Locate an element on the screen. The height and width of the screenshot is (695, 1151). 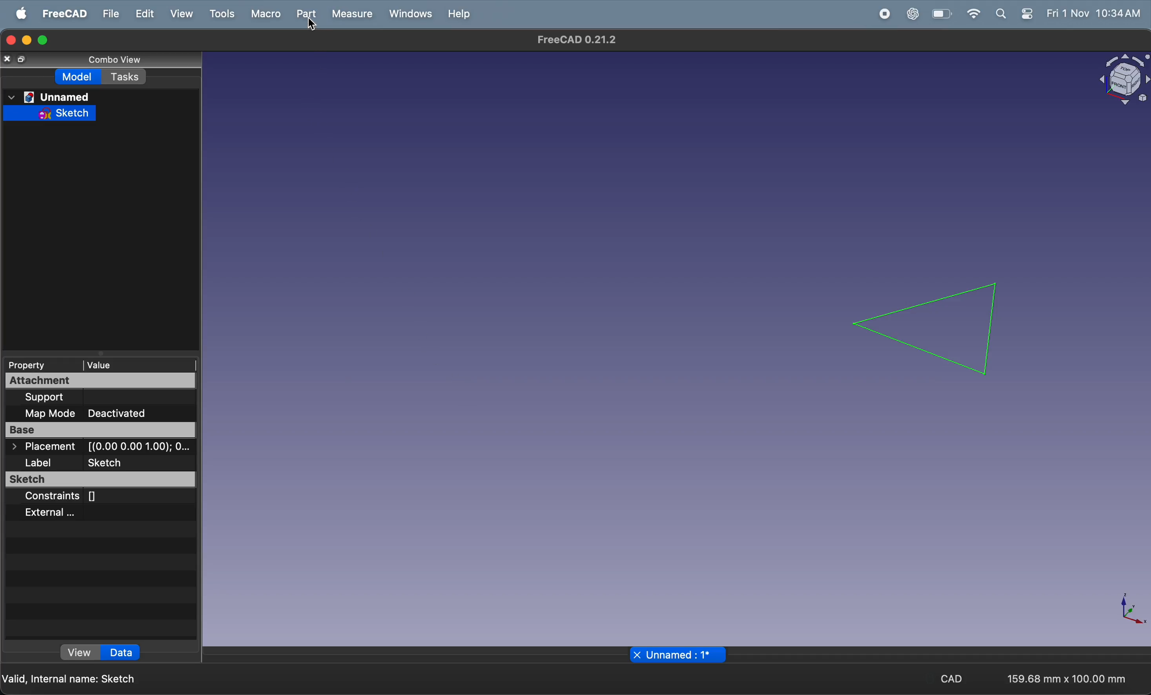
Fri 1 Nov 10:34 AM is located at coordinates (1094, 14).